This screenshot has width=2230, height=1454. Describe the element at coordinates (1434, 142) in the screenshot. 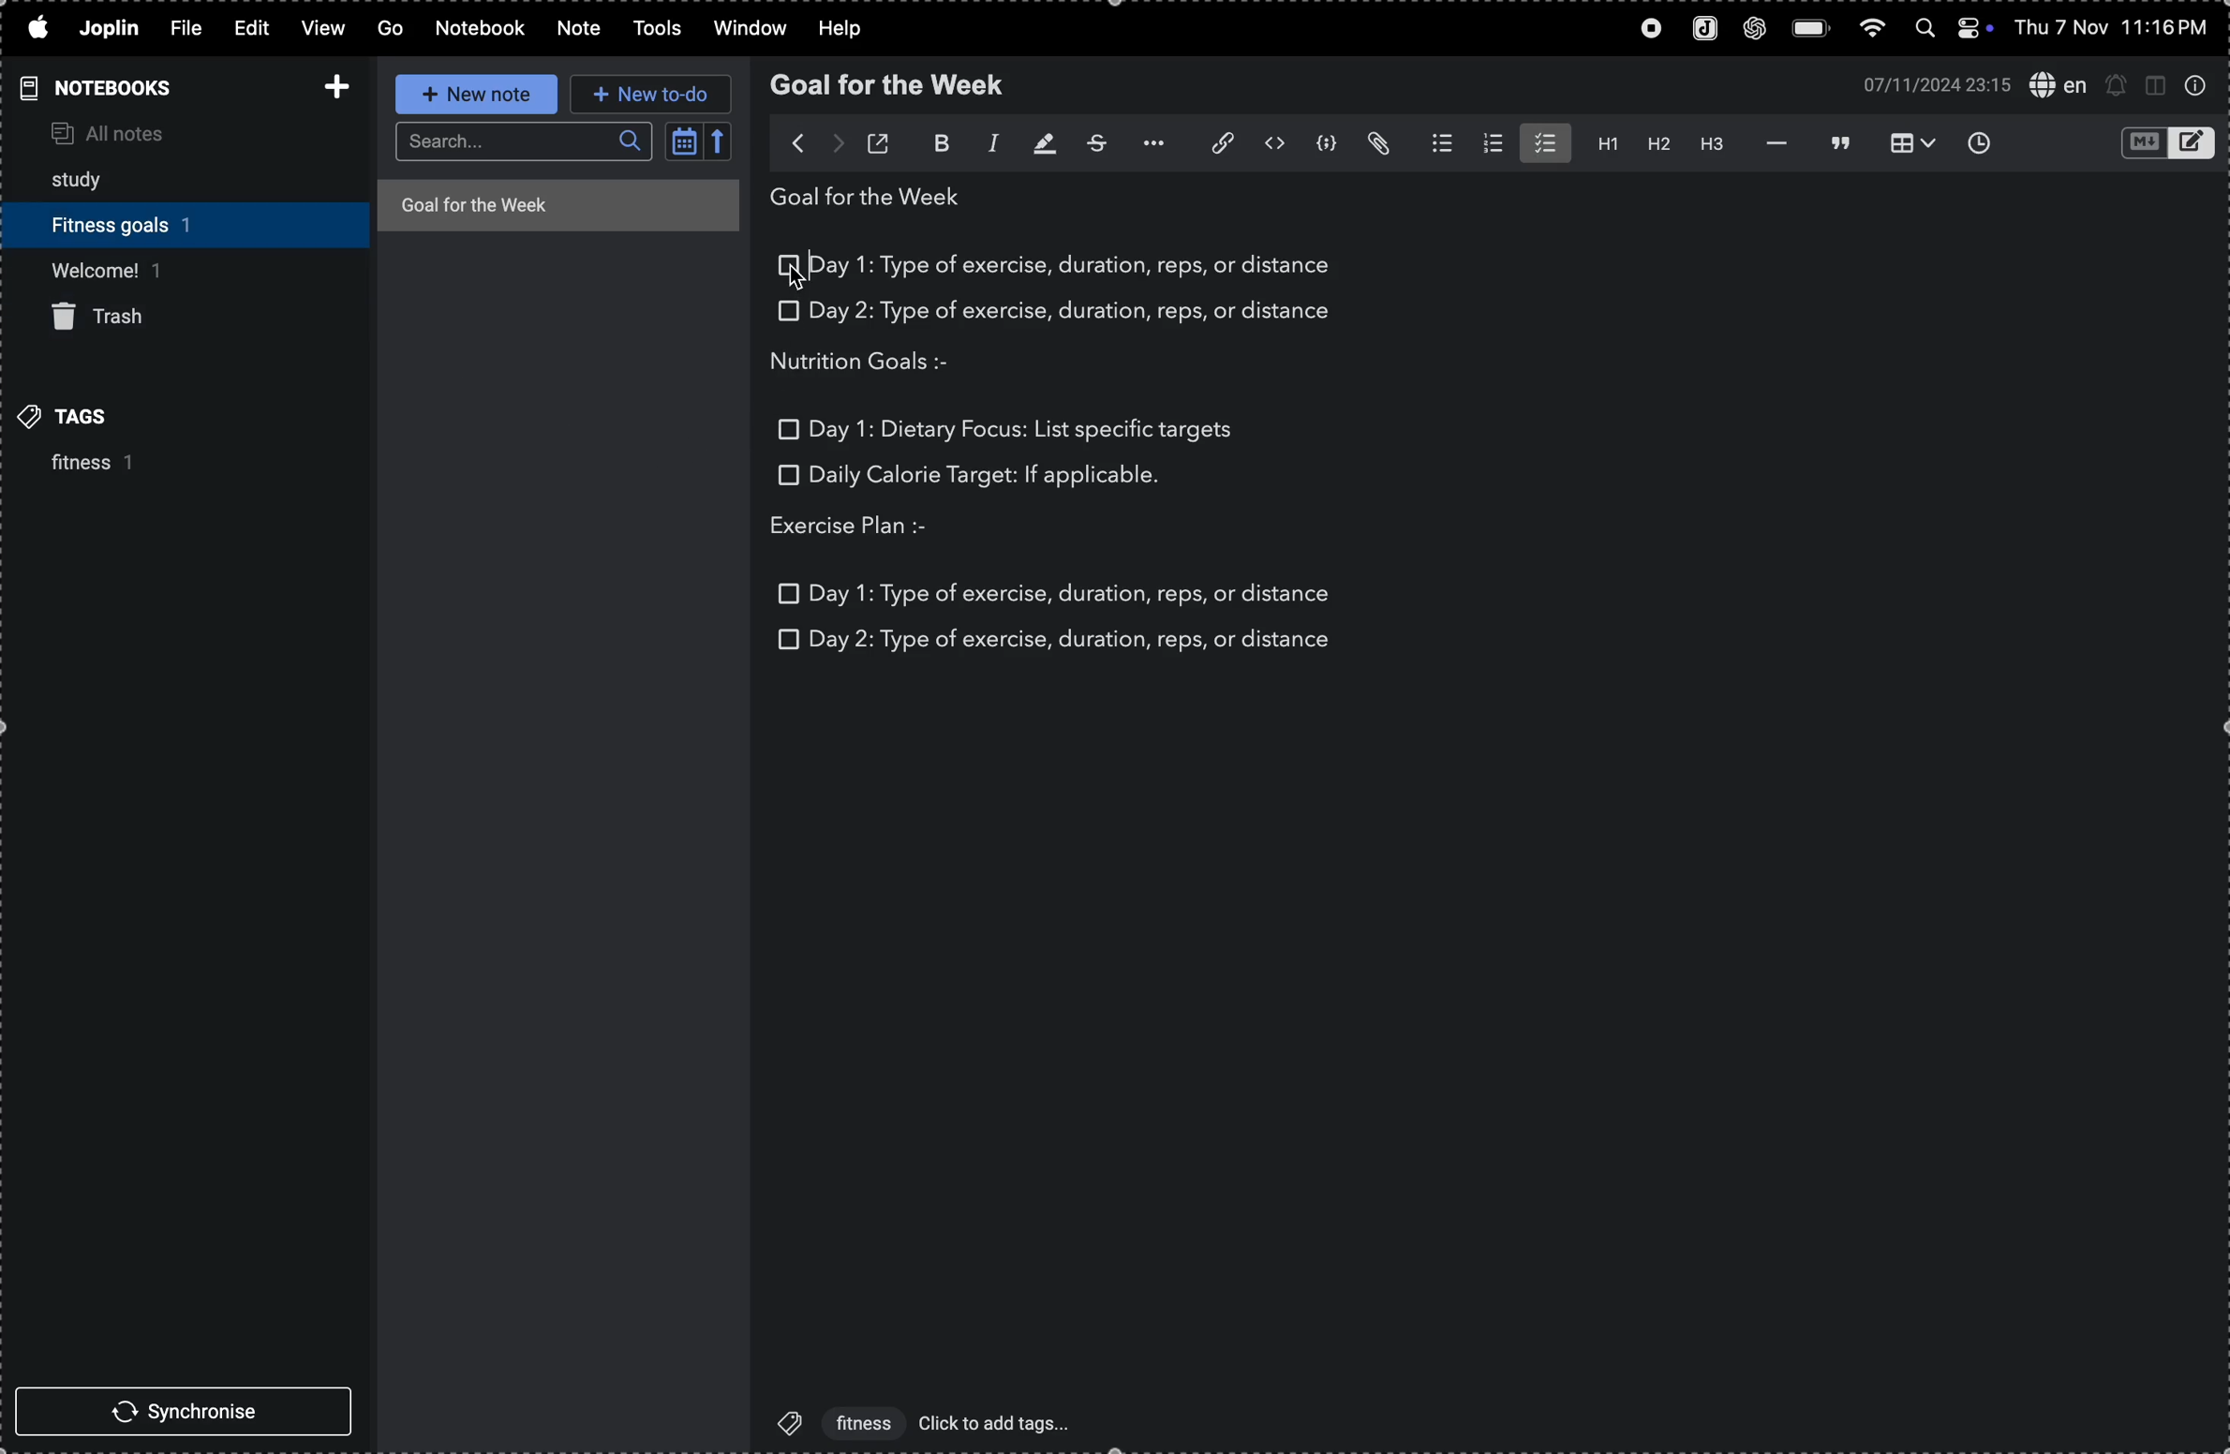

I see `bullet list` at that location.